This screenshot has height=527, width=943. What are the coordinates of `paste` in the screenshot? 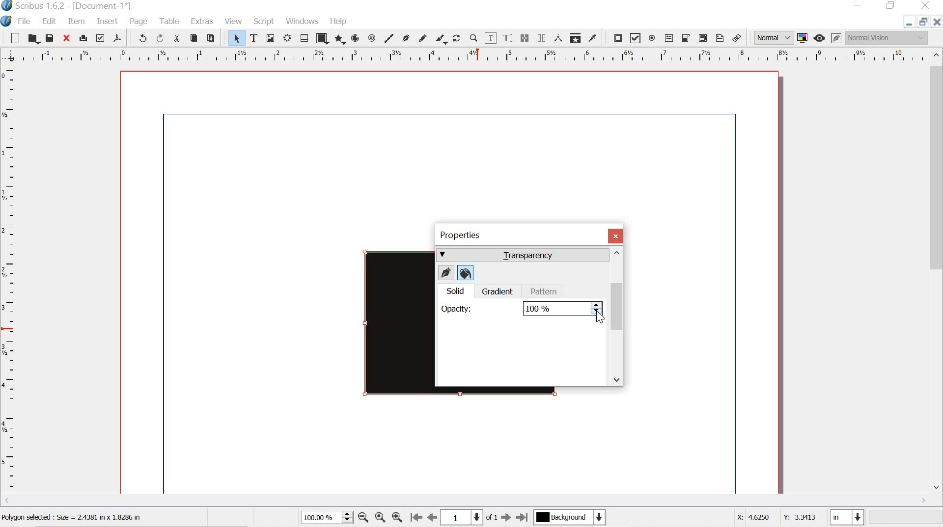 It's located at (214, 38).